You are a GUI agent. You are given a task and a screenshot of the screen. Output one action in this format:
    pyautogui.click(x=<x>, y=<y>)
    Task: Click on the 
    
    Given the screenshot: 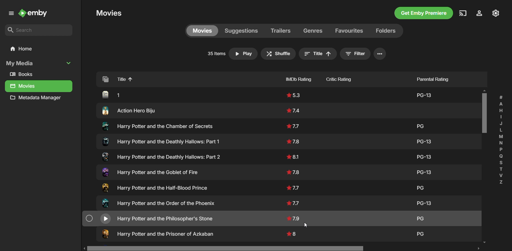 What is the action you would take?
    pyautogui.click(x=422, y=155)
    